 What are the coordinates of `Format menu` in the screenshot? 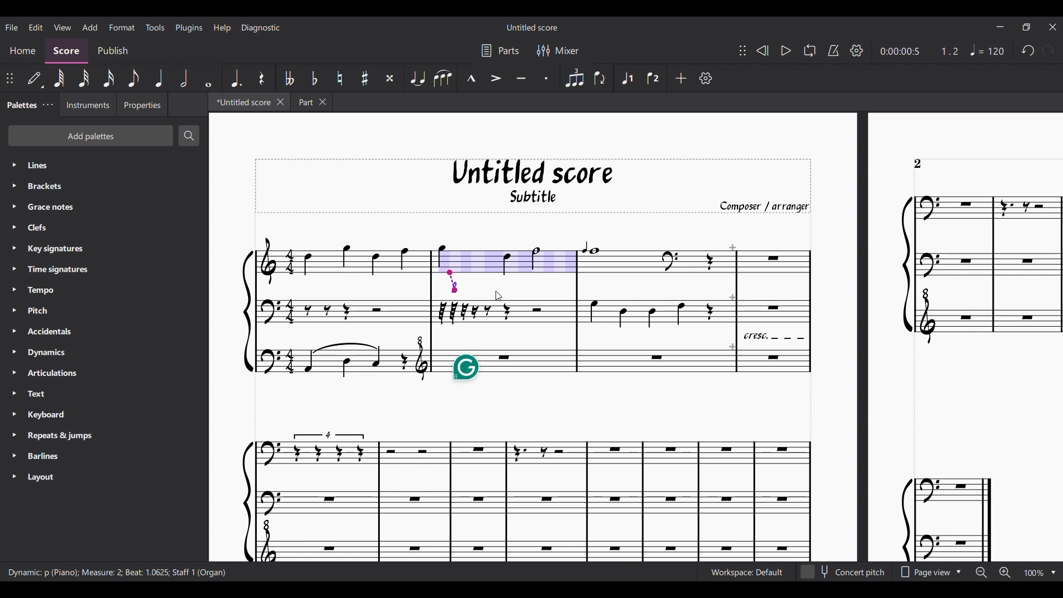 It's located at (122, 27).